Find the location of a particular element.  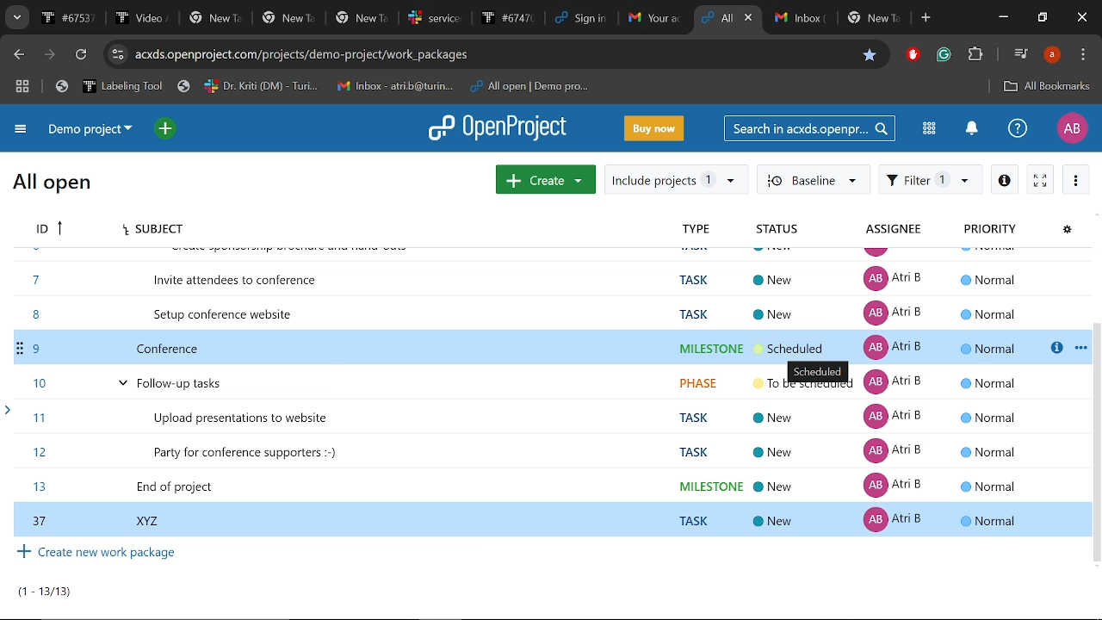

Expand projrct menu is located at coordinates (22, 130).